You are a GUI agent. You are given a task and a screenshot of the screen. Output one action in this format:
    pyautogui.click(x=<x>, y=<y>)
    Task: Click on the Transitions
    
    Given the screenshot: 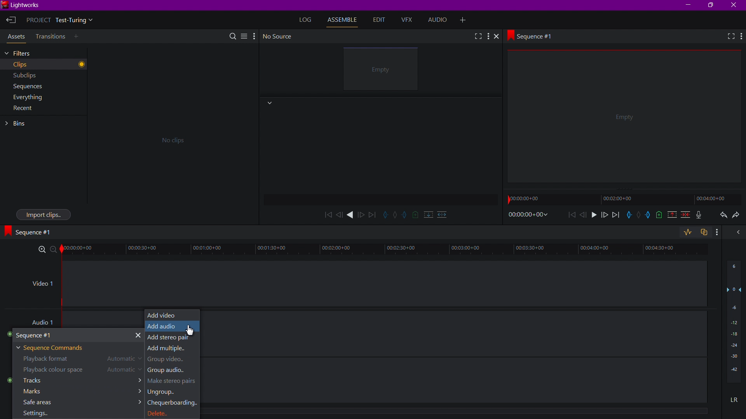 What is the action you would take?
    pyautogui.click(x=50, y=37)
    